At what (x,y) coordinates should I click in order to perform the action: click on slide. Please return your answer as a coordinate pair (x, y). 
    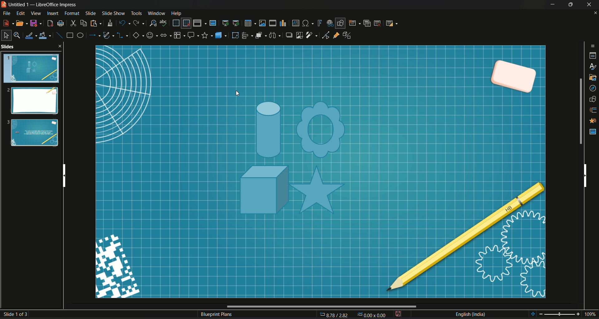
    Looking at the image, I should click on (319, 173).